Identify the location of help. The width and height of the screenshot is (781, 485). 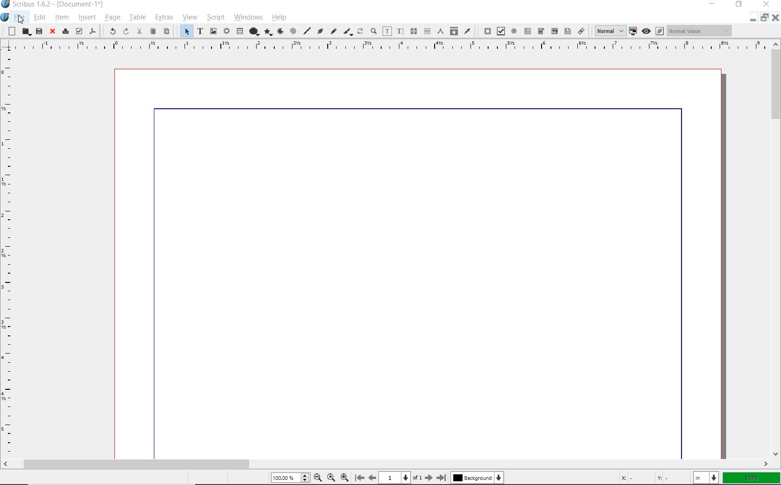
(279, 17).